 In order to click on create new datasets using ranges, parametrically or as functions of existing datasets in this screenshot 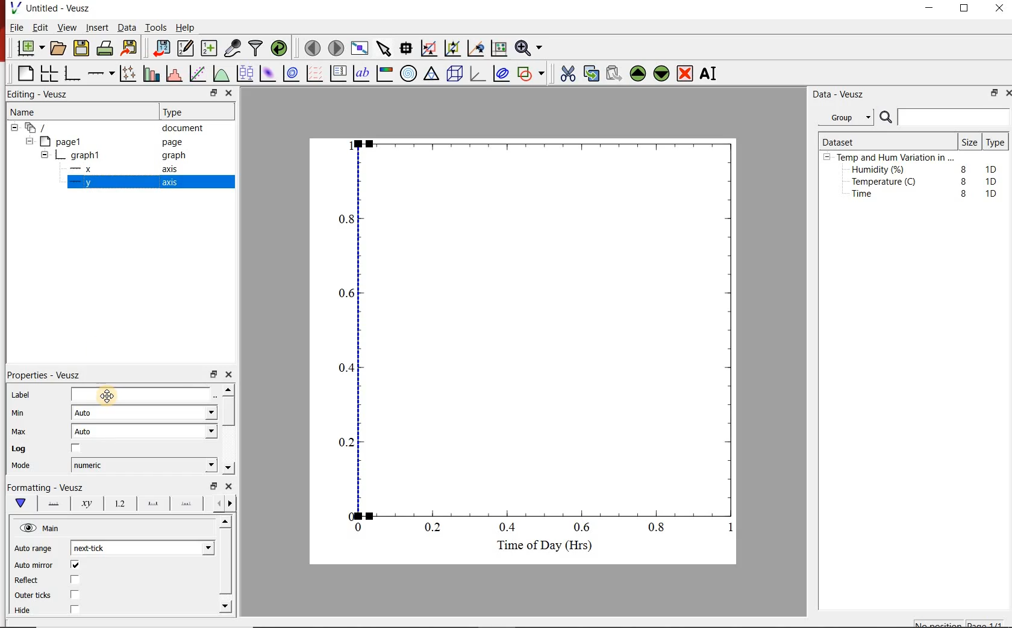, I will do `click(210, 49)`.